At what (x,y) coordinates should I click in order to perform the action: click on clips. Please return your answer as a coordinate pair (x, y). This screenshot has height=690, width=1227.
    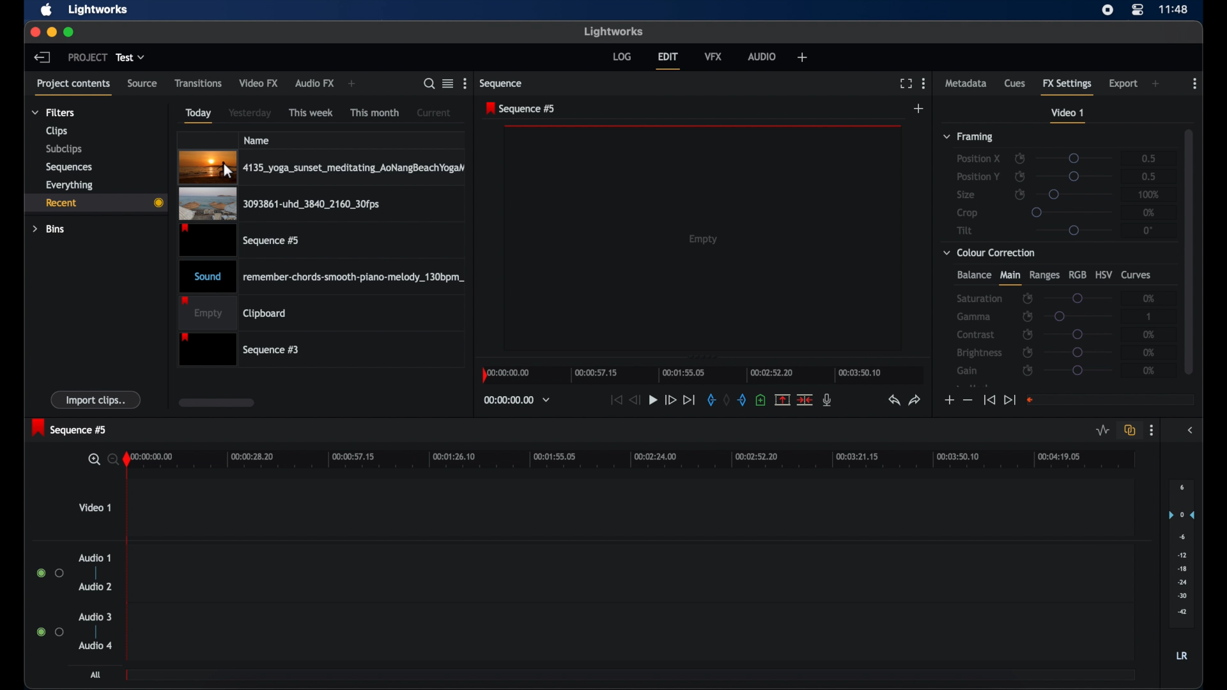
    Looking at the image, I should click on (55, 131).